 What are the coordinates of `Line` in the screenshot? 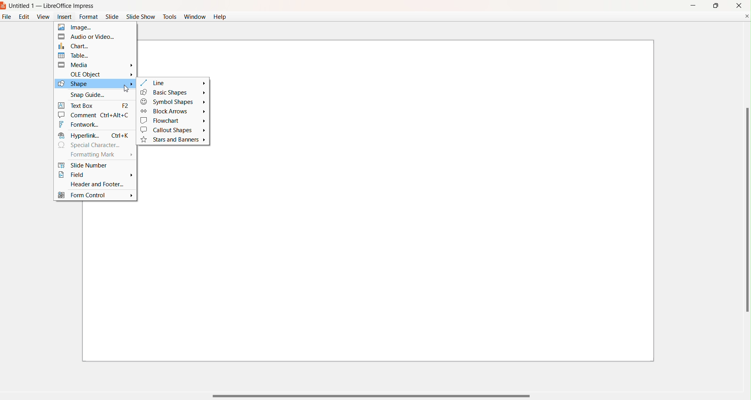 It's located at (173, 83).